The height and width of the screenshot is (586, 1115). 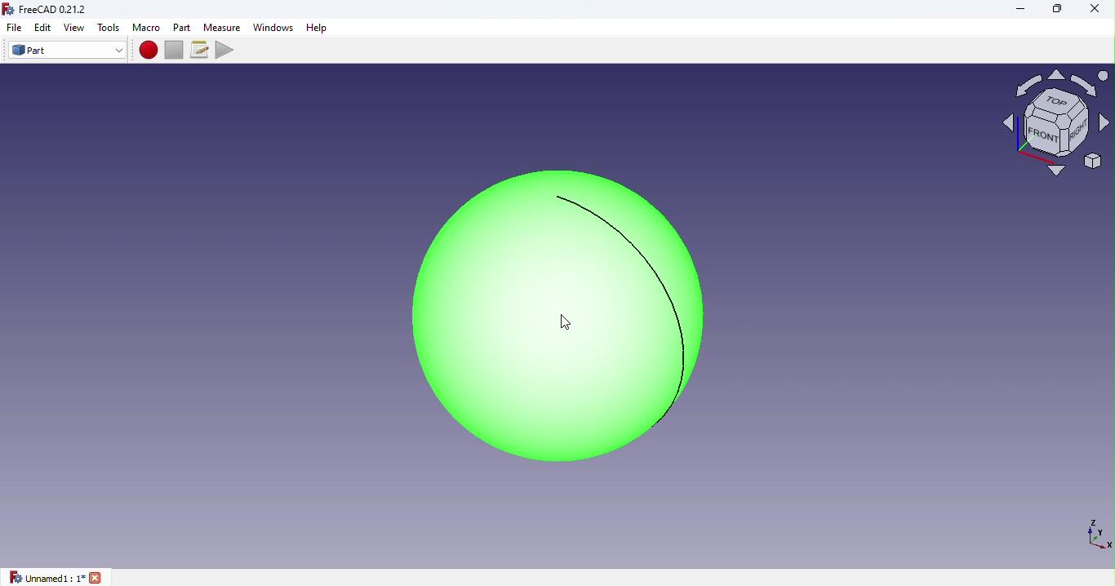 What do you see at coordinates (177, 49) in the screenshot?
I see `Stop Macro recording` at bounding box center [177, 49].